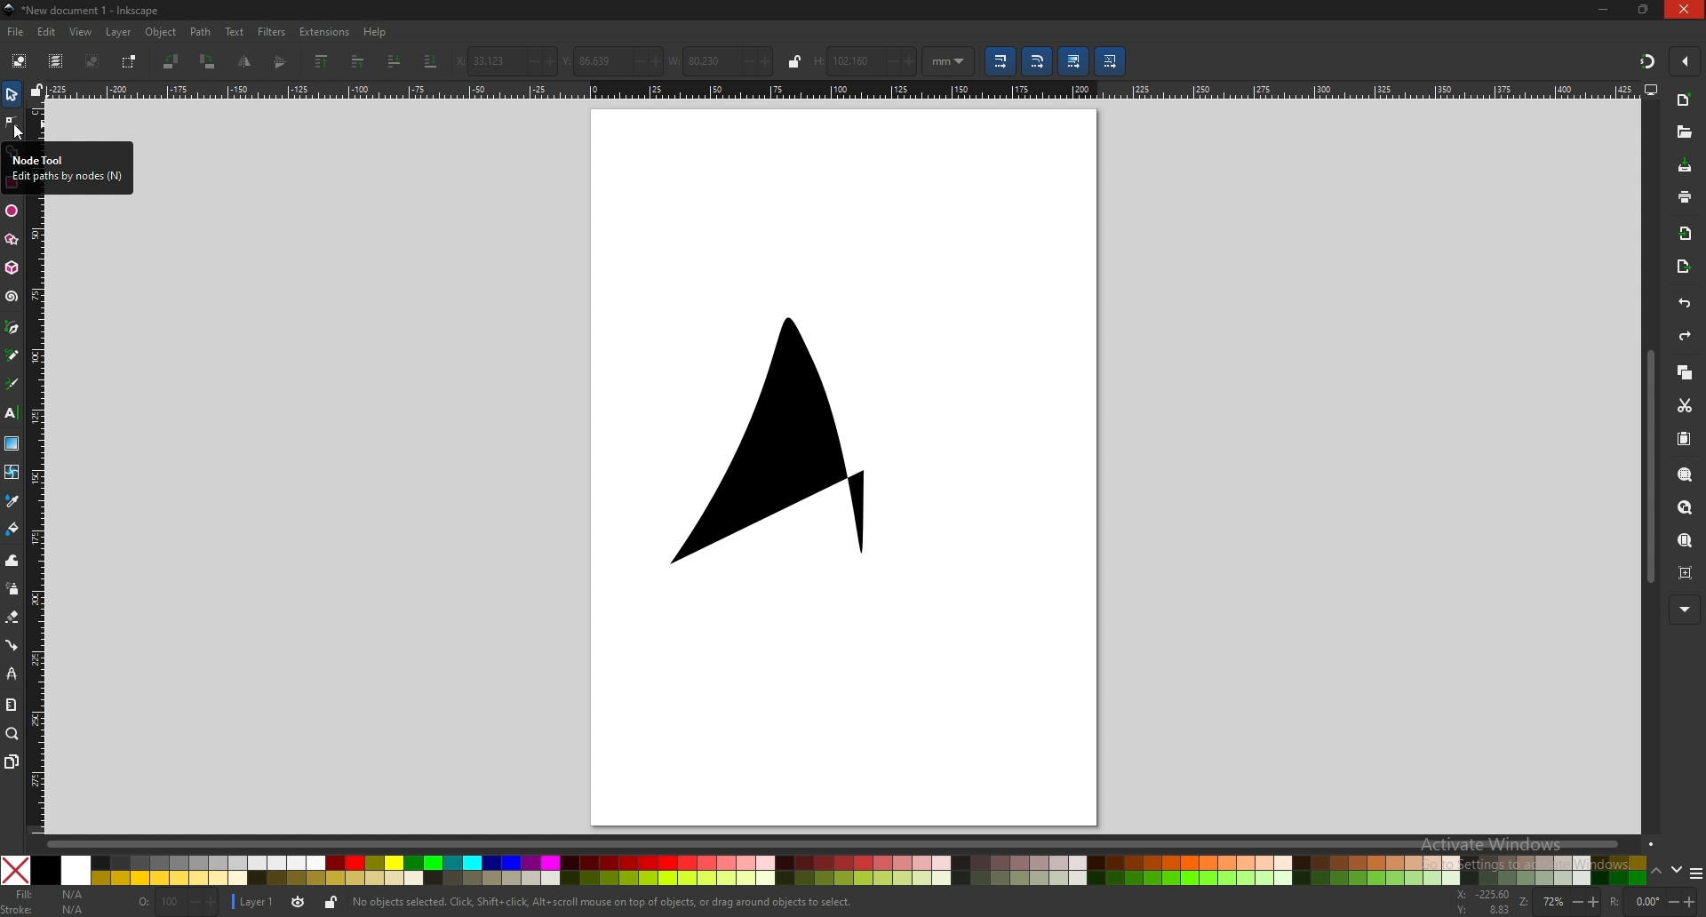 This screenshot has width=1706, height=917. Describe the element at coordinates (82, 33) in the screenshot. I see `view` at that location.